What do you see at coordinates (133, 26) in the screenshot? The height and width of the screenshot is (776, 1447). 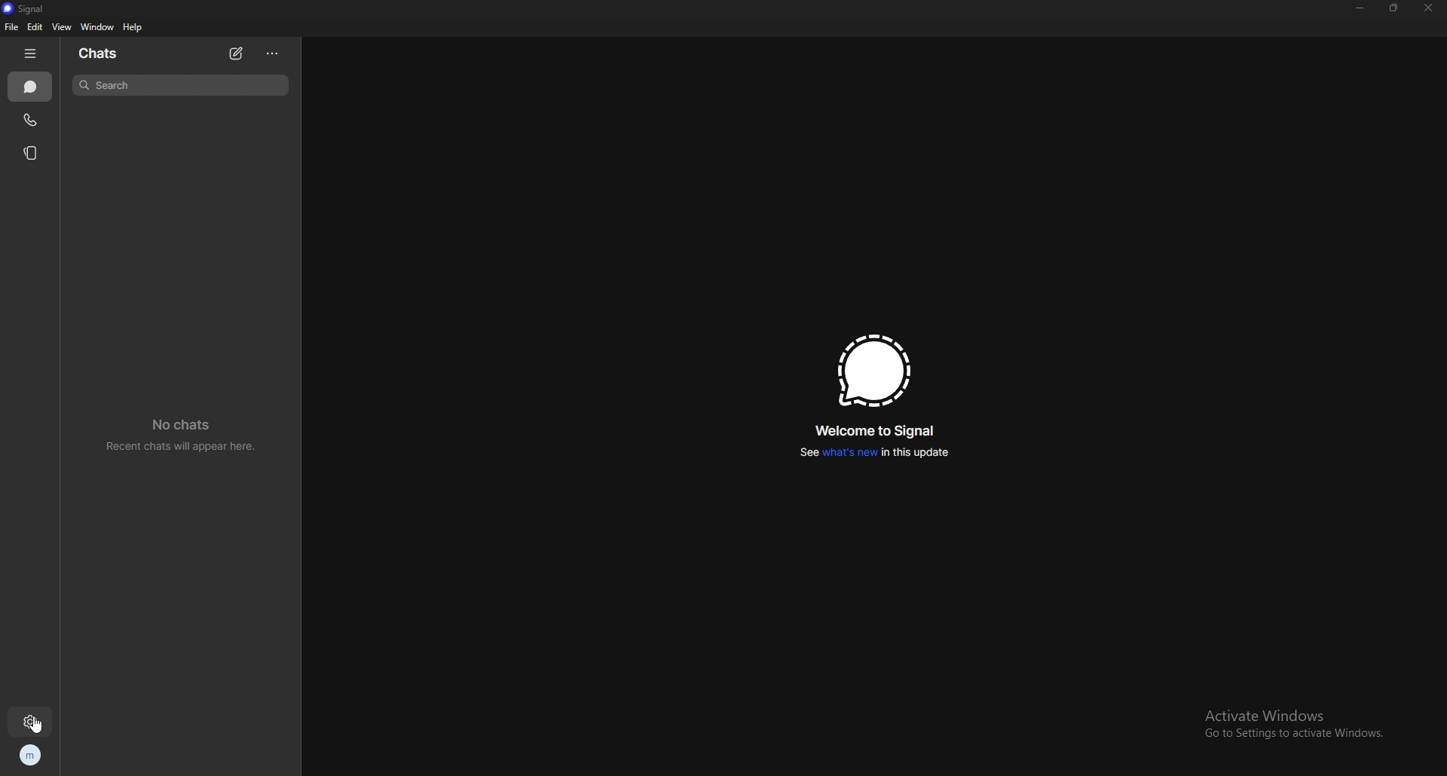 I see `help` at bounding box center [133, 26].